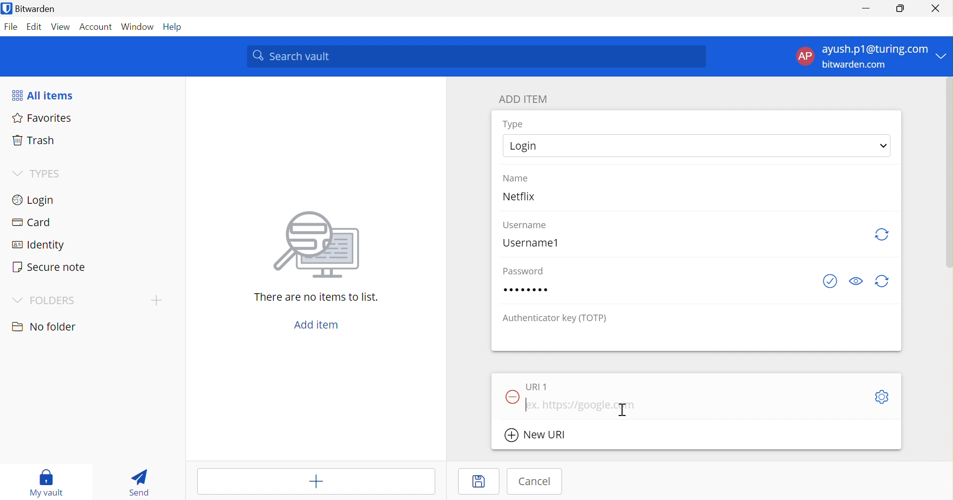 The image size is (953, 500). What do you see at coordinates (582, 405) in the screenshot?
I see `ex. https://google.com` at bounding box center [582, 405].